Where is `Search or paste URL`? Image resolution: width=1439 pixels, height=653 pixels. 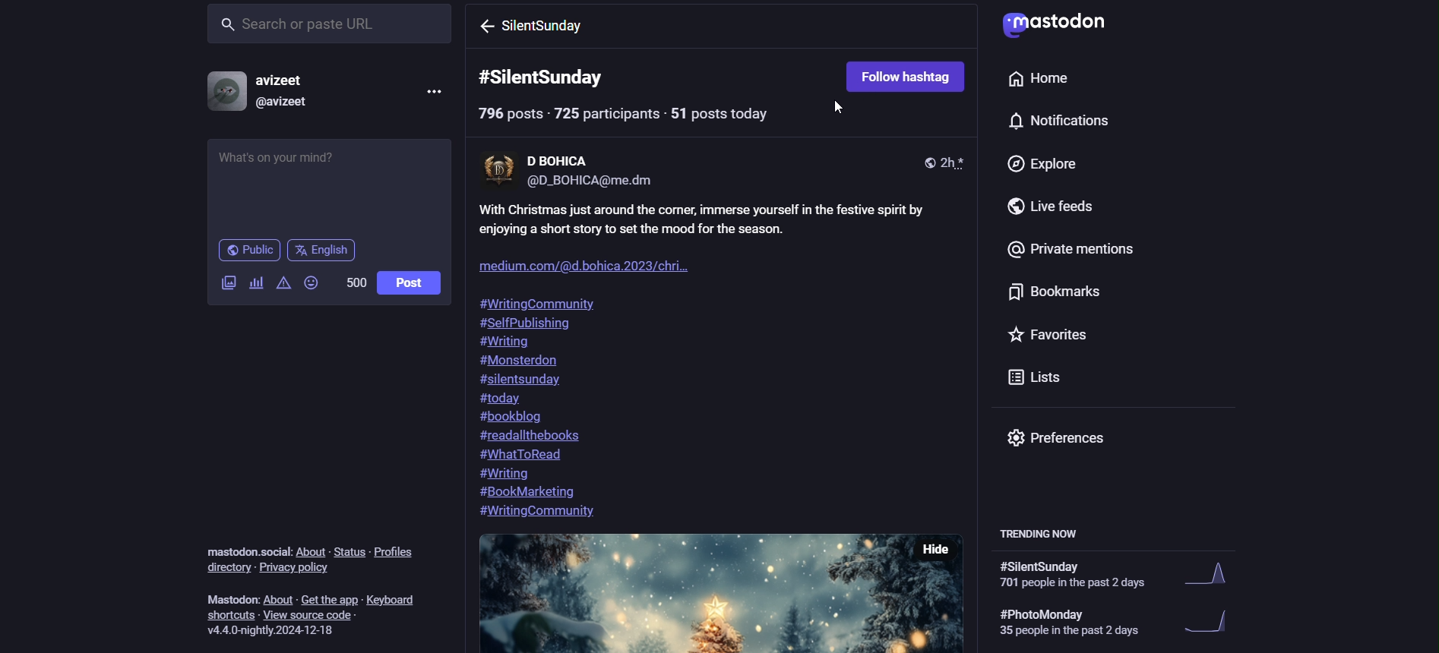 Search or paste URL is located at coordinates (328, 24).